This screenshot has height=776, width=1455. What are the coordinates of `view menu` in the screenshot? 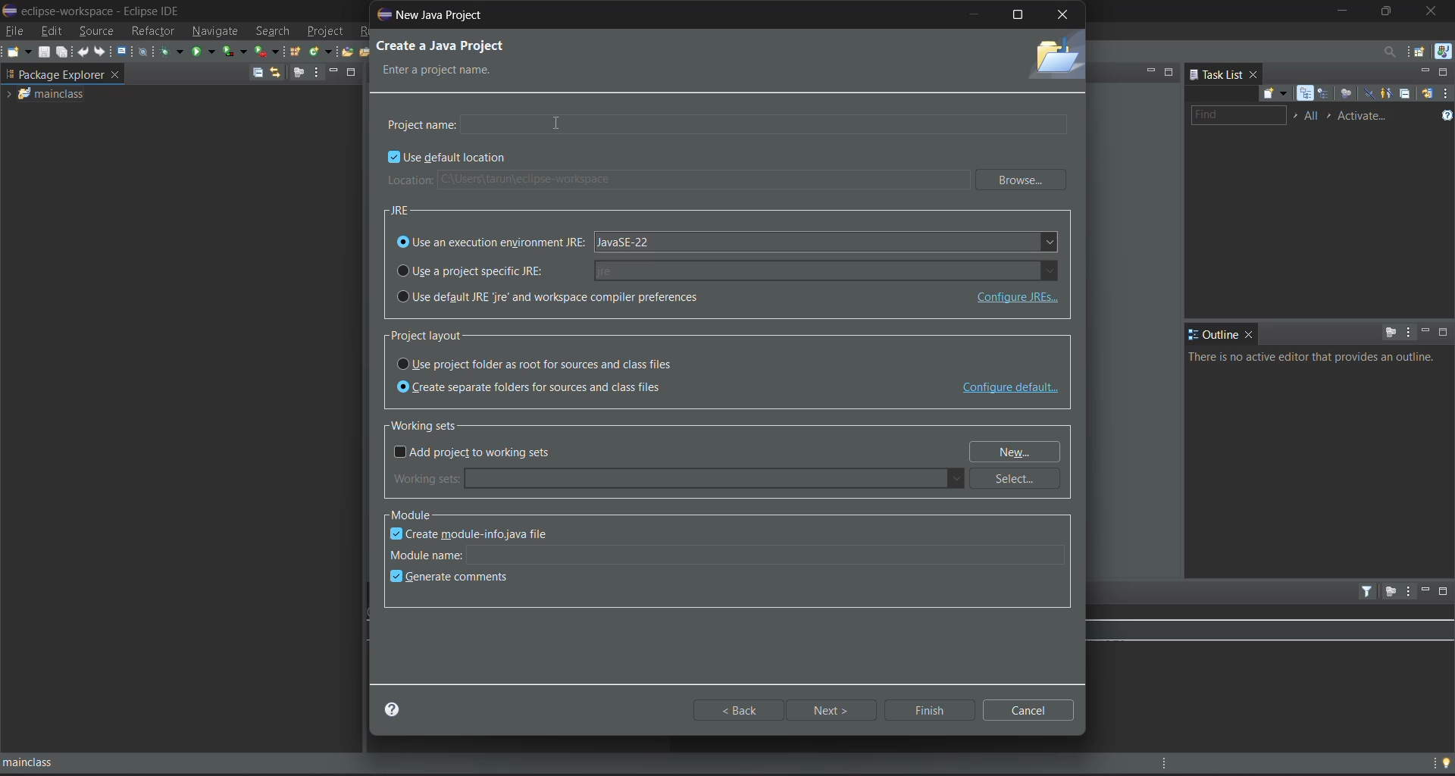 It's located at (316, 73).